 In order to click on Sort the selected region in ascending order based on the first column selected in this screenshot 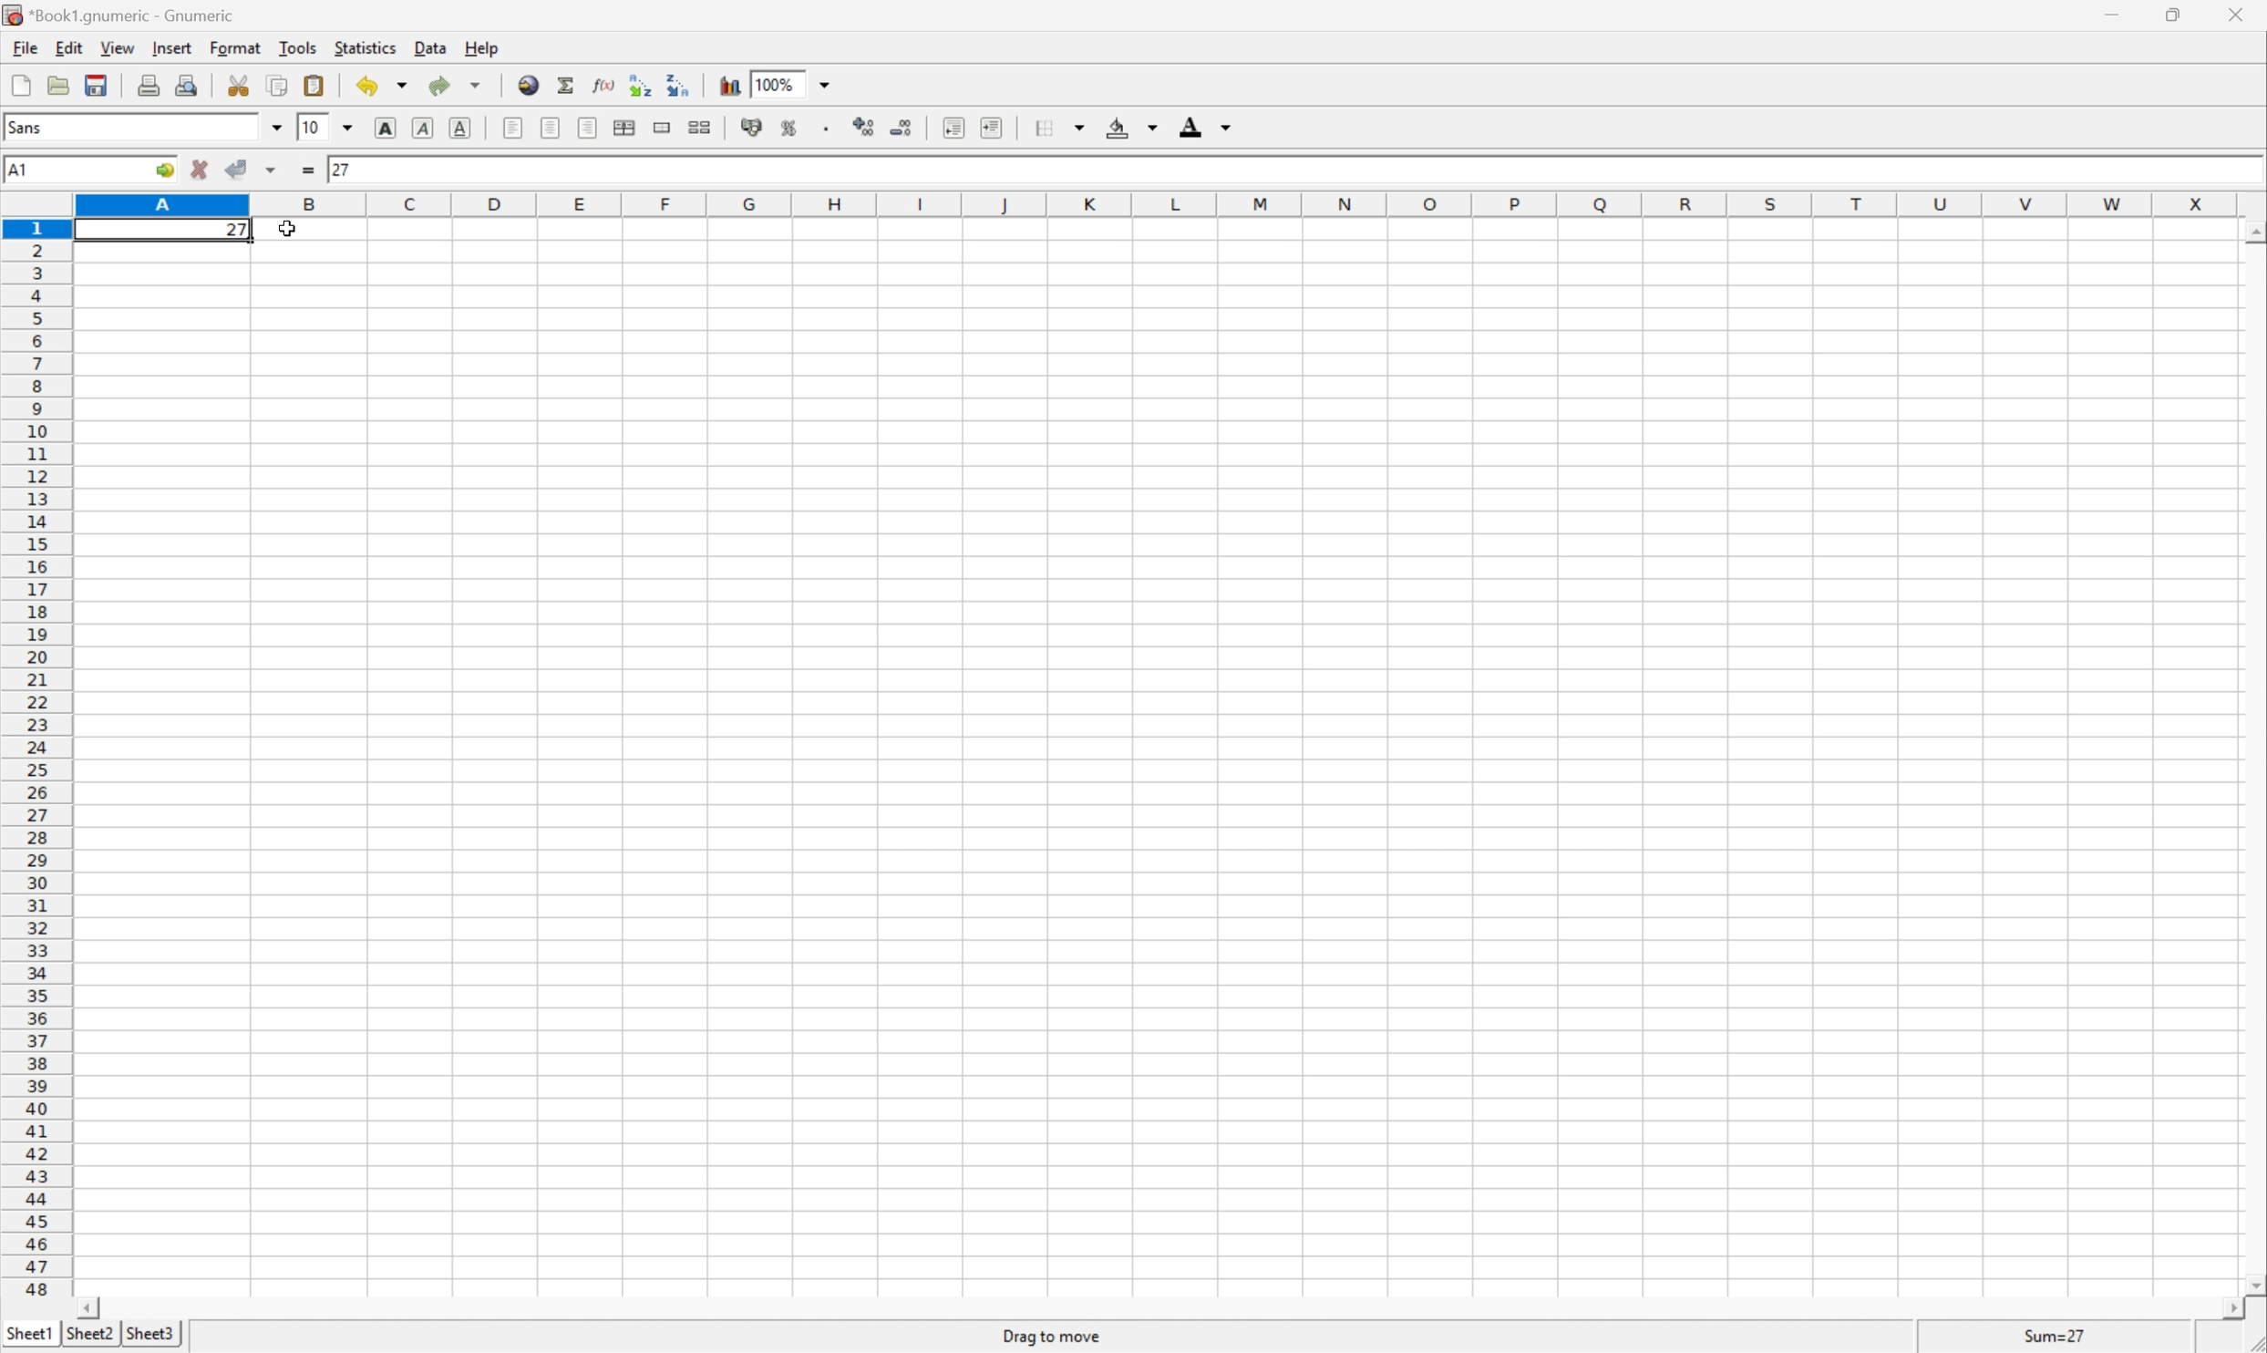, I will do `click(641, 83)`.